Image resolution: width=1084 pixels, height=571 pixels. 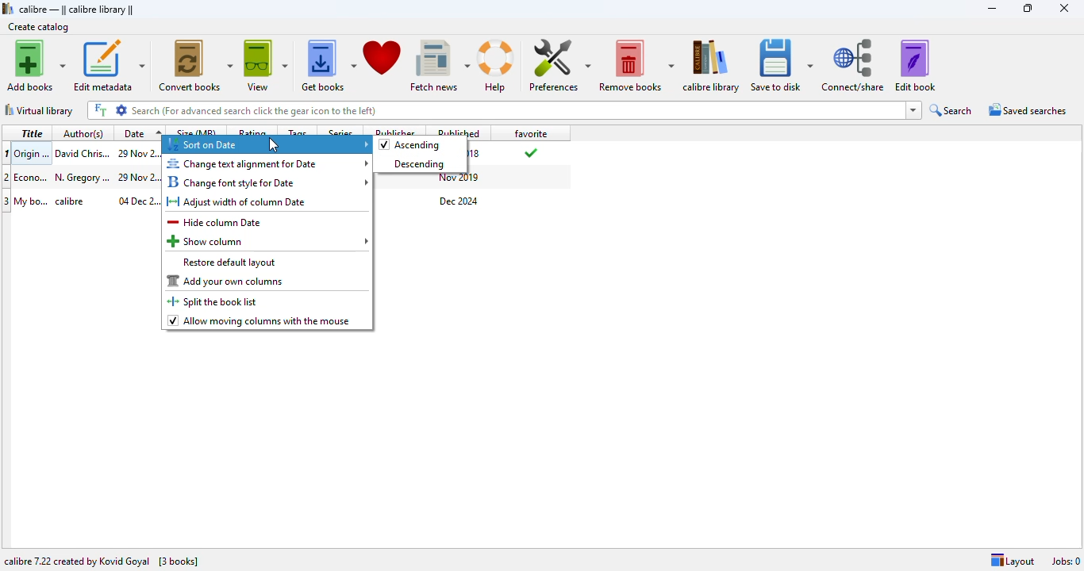 What do you see at coordinates (477, 154) in the screenshot?
I see `publish date` at bounding box center [477, 154].